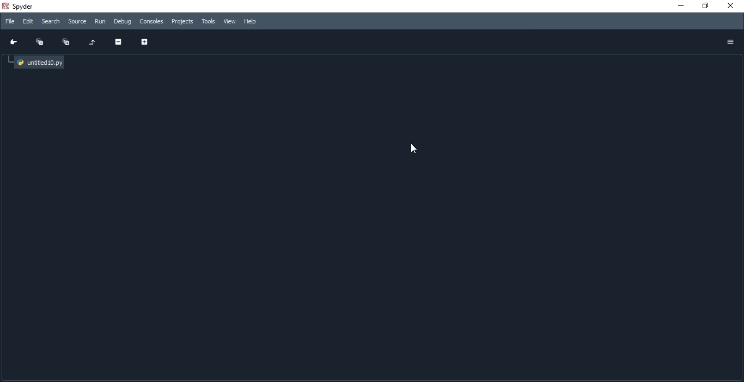 The height and width of the screenshot is (382, 744). What do you see at coordinates (20, 6) in the screenshot?
I see `spyder Desktop Icon` at bounding box center [20, 6].